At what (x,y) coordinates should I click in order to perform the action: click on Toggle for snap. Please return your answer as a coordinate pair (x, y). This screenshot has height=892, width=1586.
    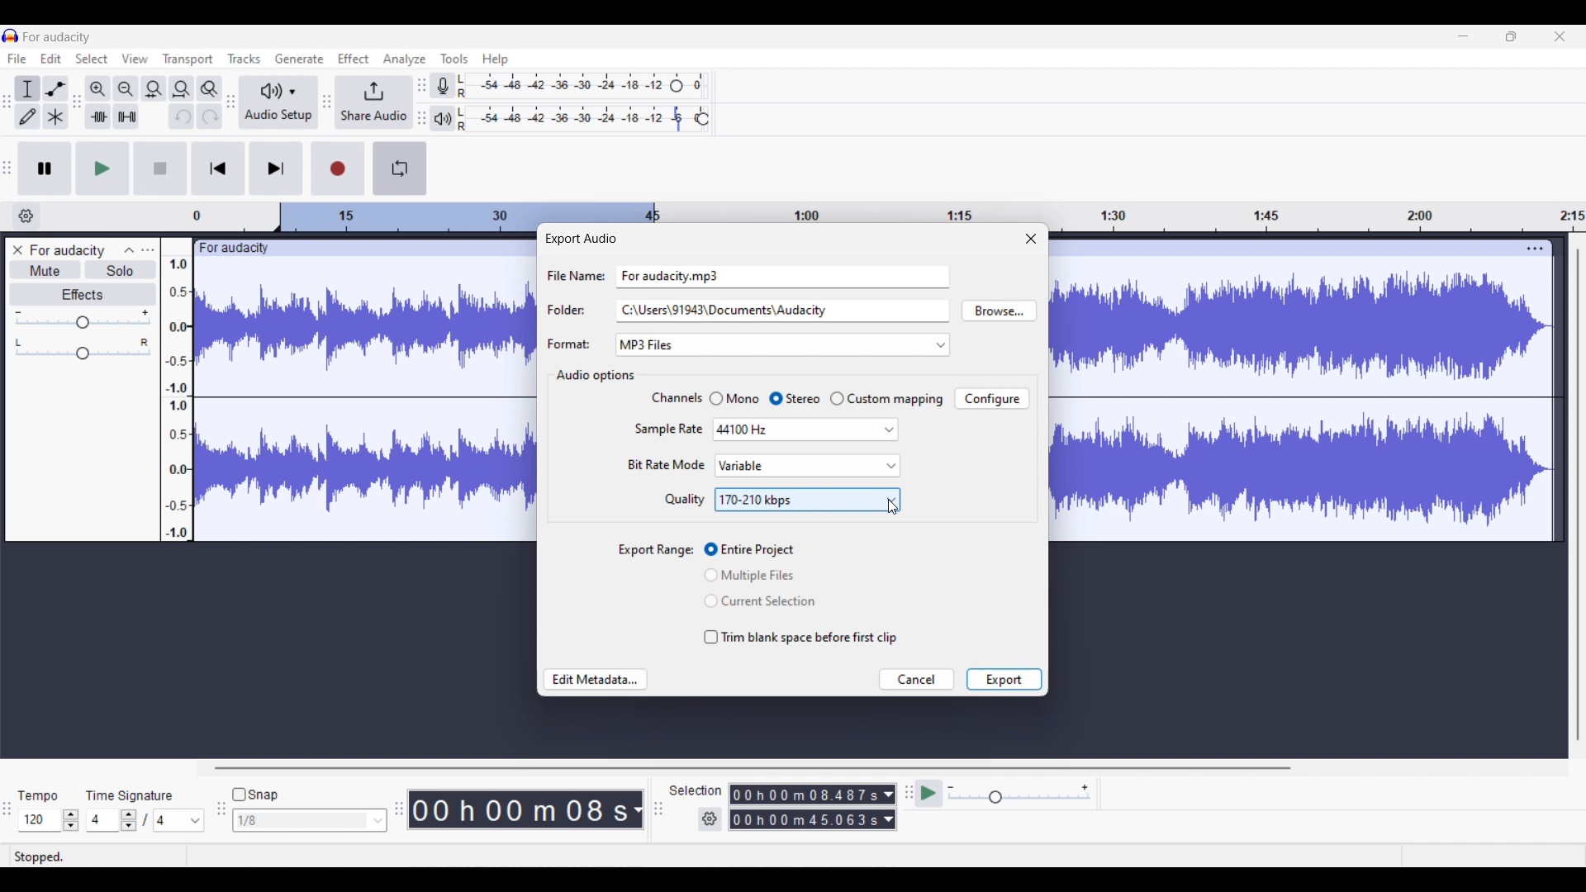
    Looking at the image, I should click on (255, 795).